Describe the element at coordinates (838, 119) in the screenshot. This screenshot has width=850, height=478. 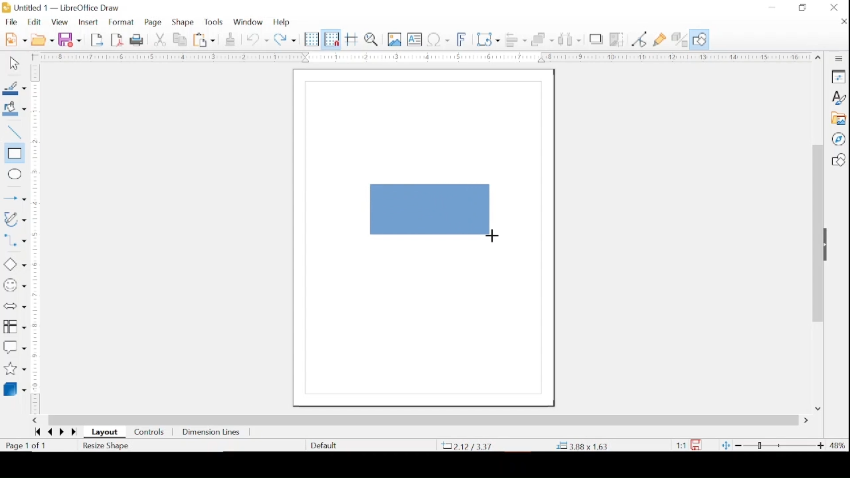
I see `gallery` at that location.